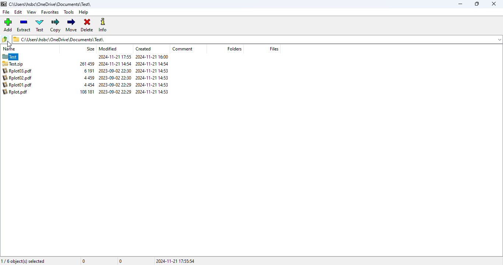 The image size is (503, 265). What do you see at coordinates (40, 25) in the screenshot?
I see `test` at bounding box center [40, 25].